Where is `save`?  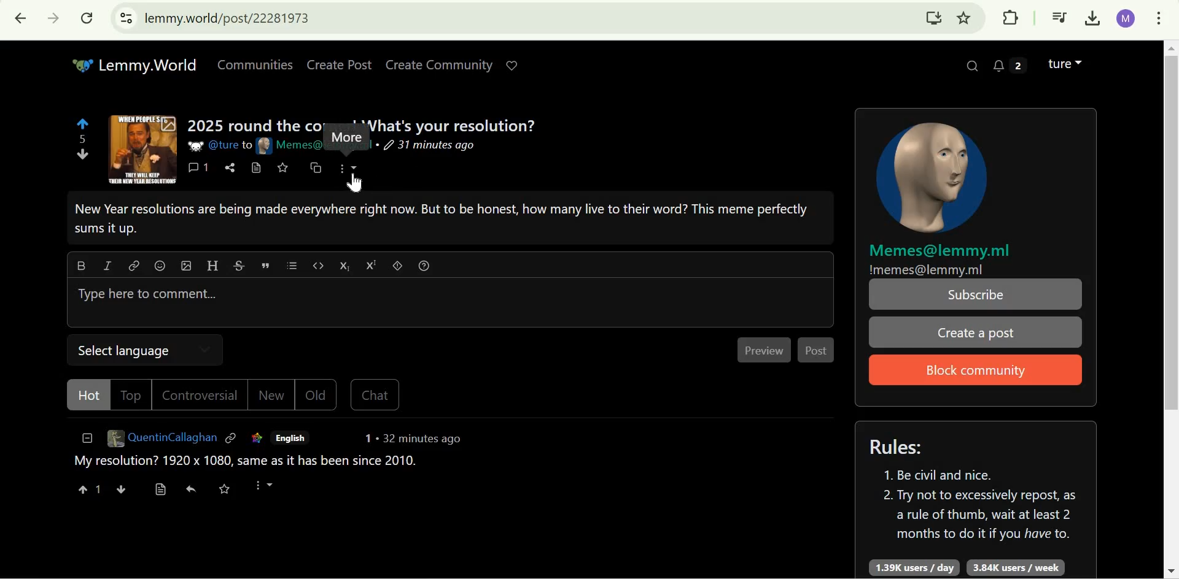
save is located at coordinates (224, 489).